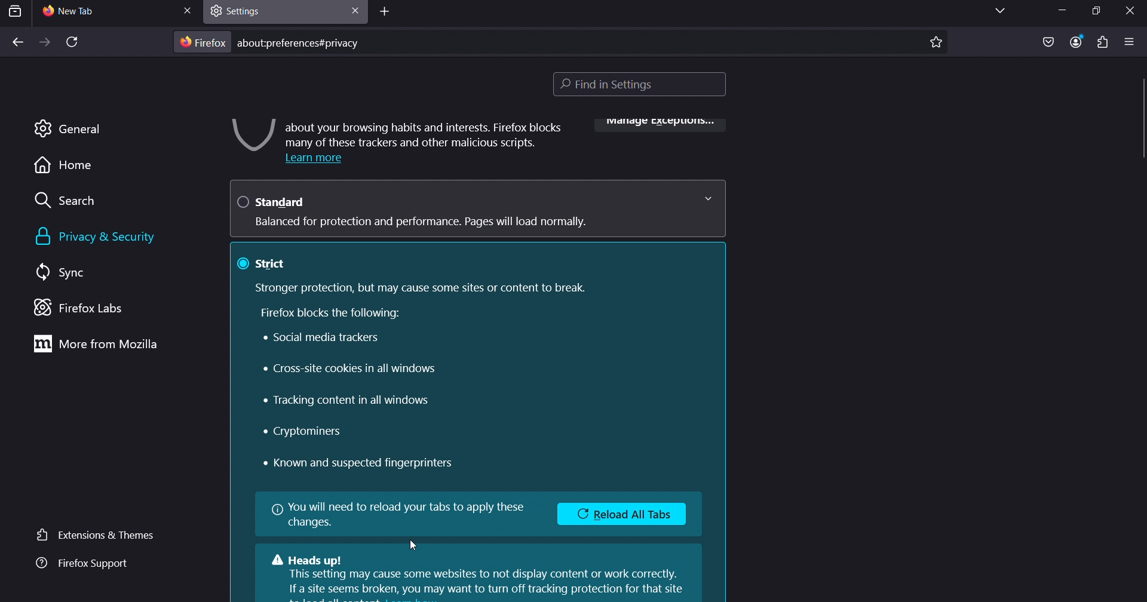  What do you see at coordinates (480, 209) in the screenshot?
I see `standard Balanced for protection and performance. Pages will load normally.` at bounding box center [480, 209].